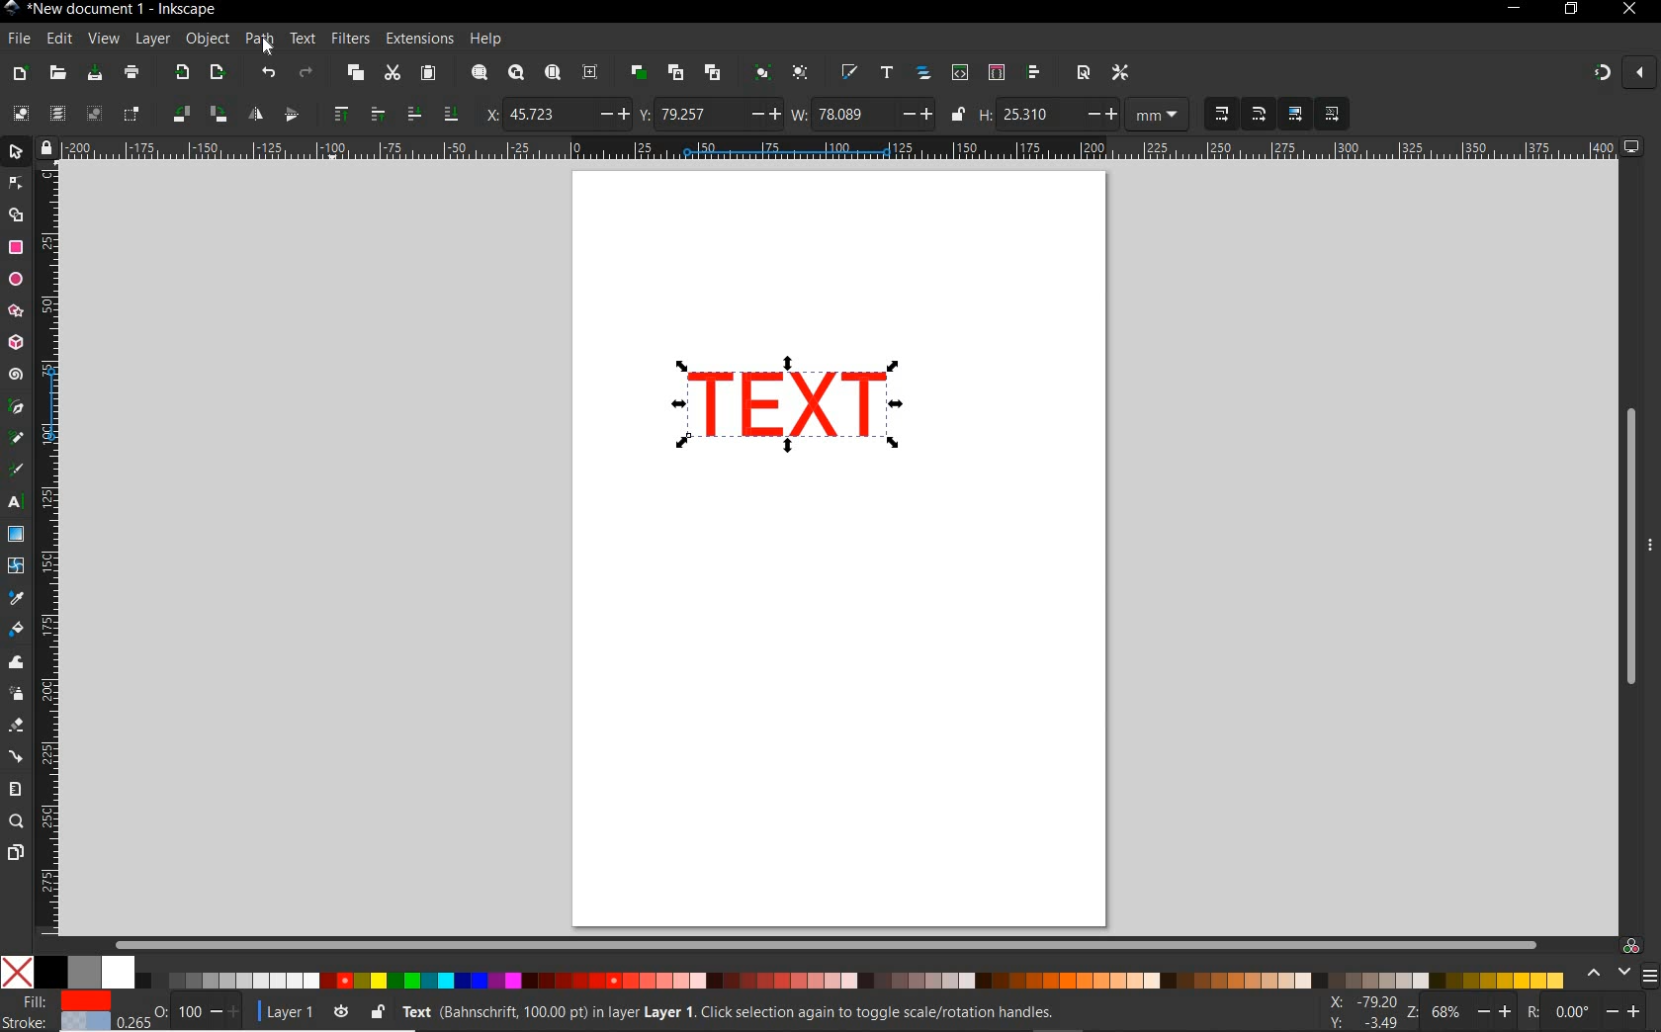 The image size is (1661, 1032). I want to click on IMPORT, so click(179, 73).